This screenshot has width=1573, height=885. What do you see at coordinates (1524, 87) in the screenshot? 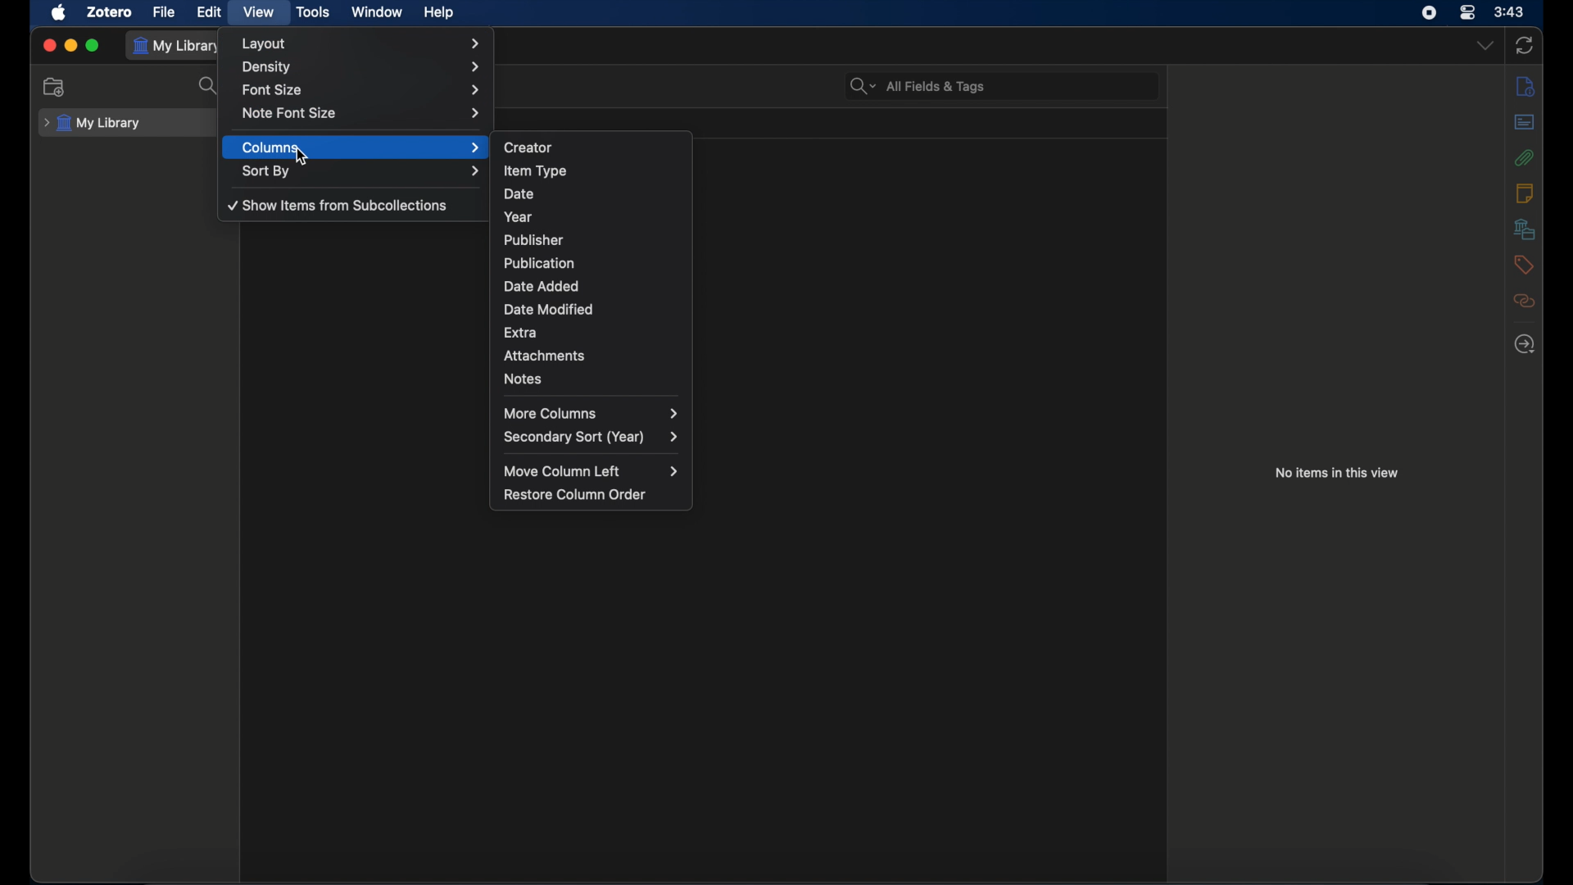
I see `info` at bounding box center [1524, 87].